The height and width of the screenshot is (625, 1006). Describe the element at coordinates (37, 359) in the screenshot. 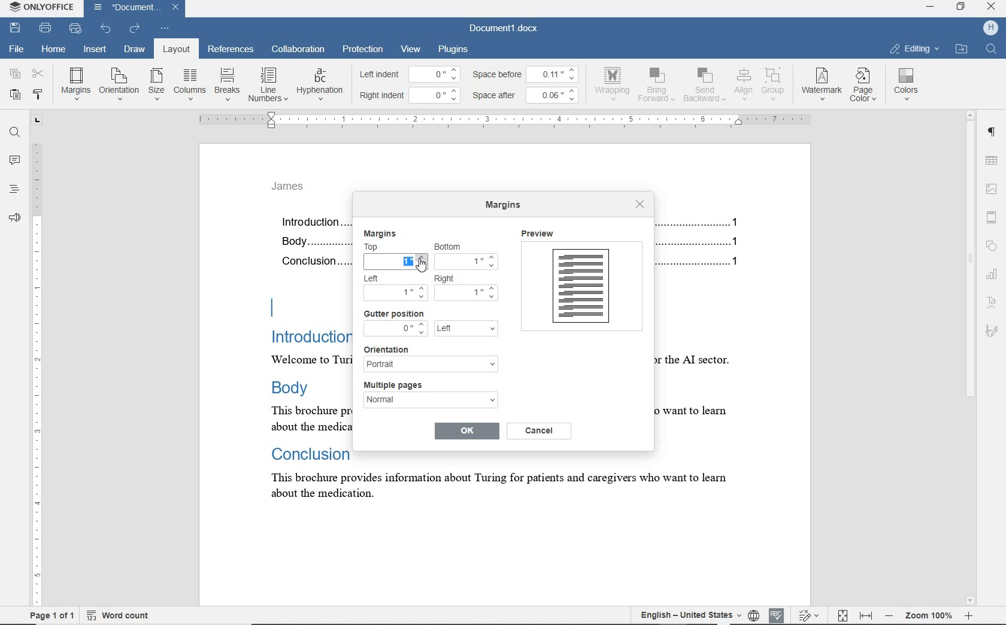

I see `ruler` at that location.